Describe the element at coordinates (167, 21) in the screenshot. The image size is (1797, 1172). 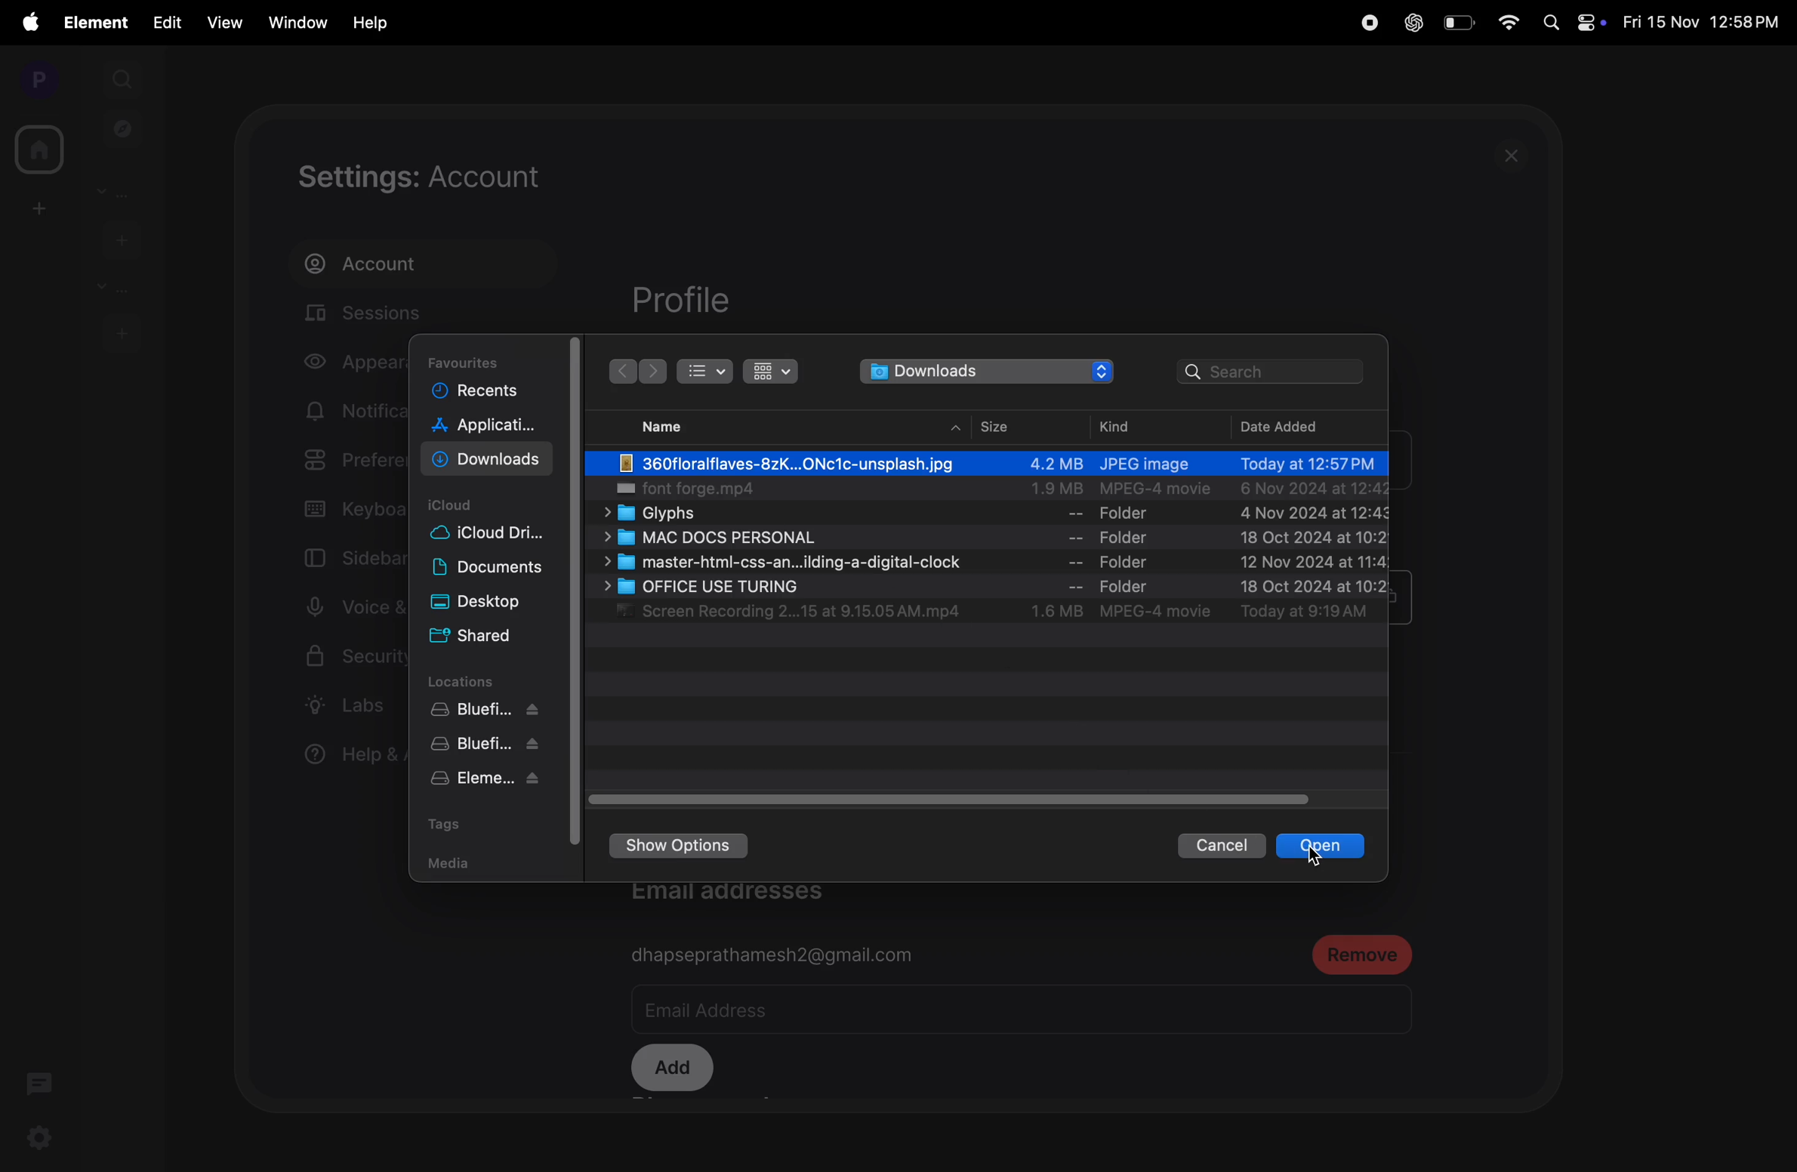
I see `edit` at that location.